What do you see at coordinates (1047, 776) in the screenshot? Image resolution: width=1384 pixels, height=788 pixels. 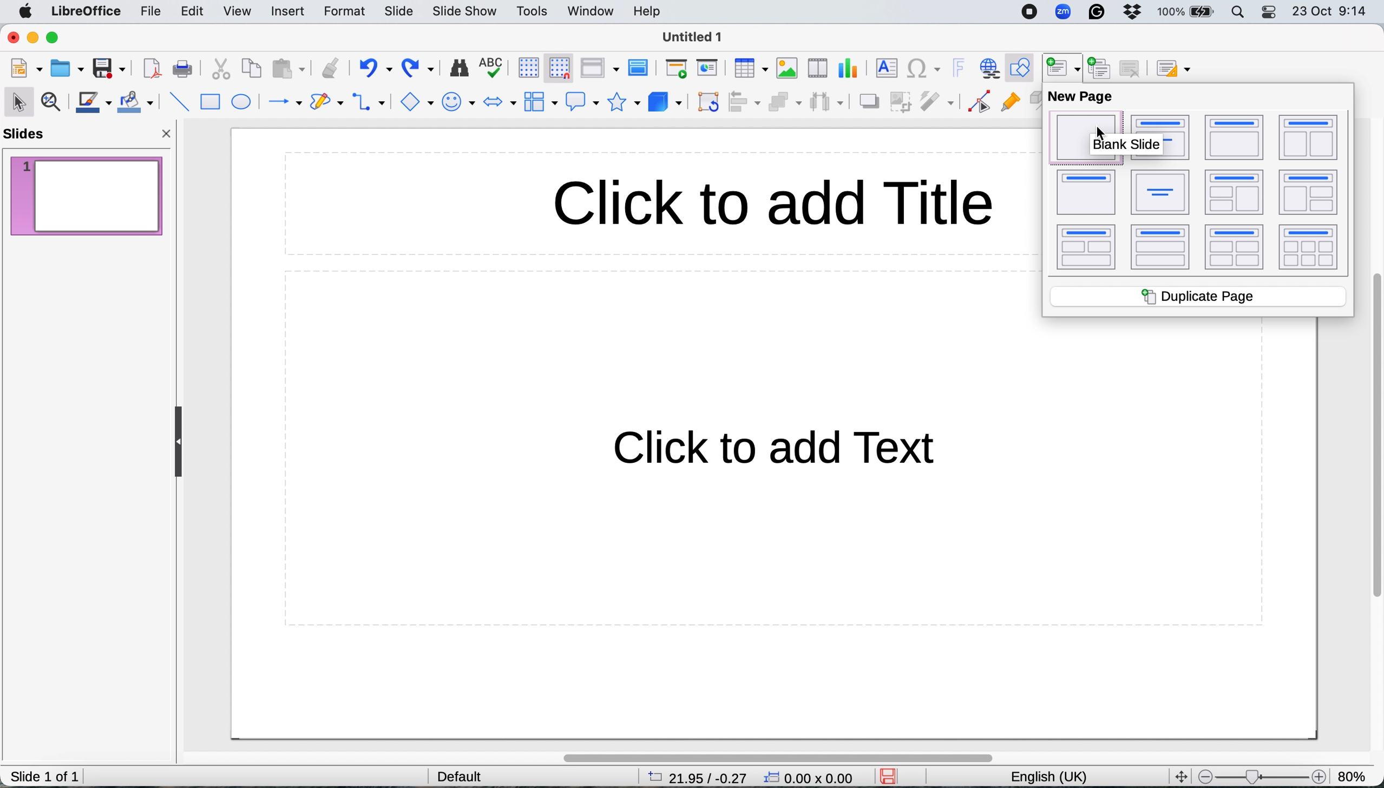 I see `english uk` at bounding box center [1047, 776].